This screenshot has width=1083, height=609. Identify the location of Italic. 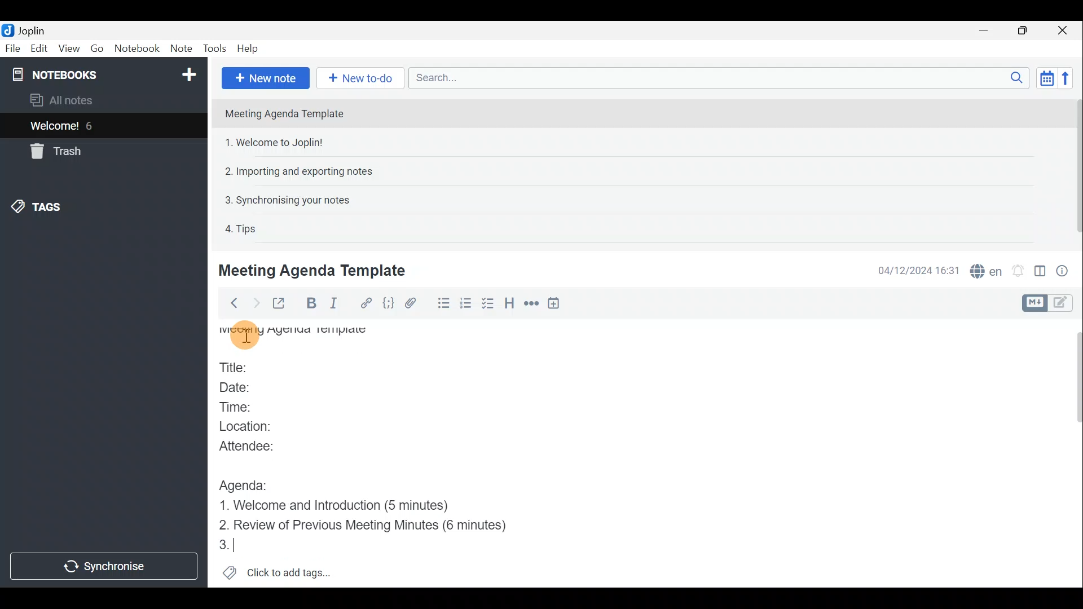
(337, 304).